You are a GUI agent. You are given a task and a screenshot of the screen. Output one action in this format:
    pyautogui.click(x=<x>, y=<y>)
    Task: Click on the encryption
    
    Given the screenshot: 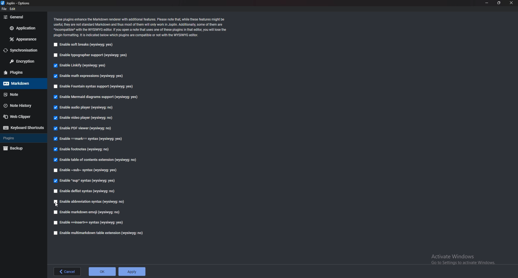 What is the action you would take?
    pyautogui.click(x=22, y=61)
    